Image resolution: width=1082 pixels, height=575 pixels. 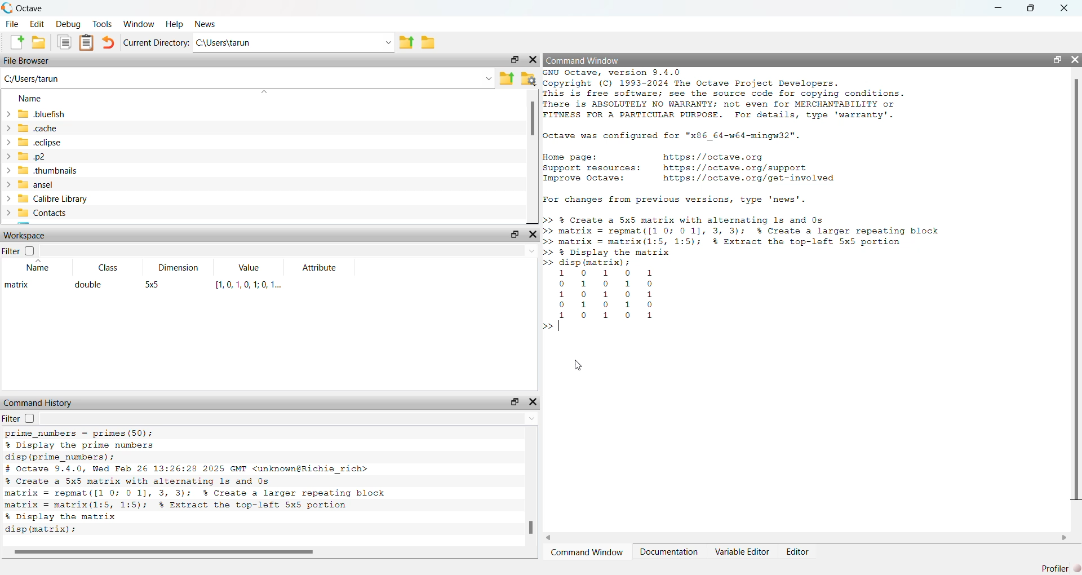 What do you see at coordinates (428, 43) in the screenshot?
I see `folder` at bounding box center [428, 43].